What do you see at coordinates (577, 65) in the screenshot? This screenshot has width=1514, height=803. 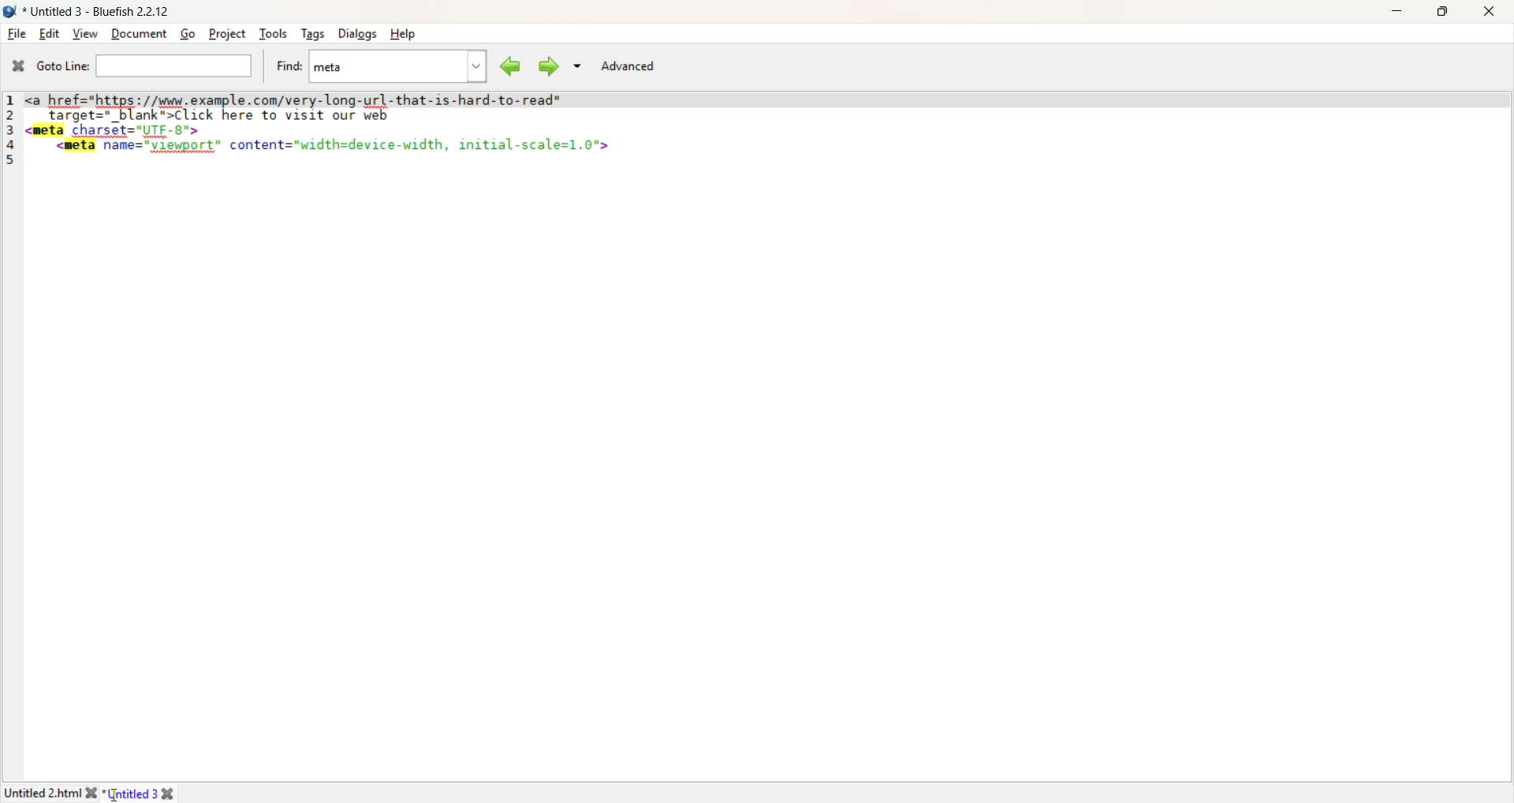 I see `Search Dropdown` at bounding box center [577, 65].